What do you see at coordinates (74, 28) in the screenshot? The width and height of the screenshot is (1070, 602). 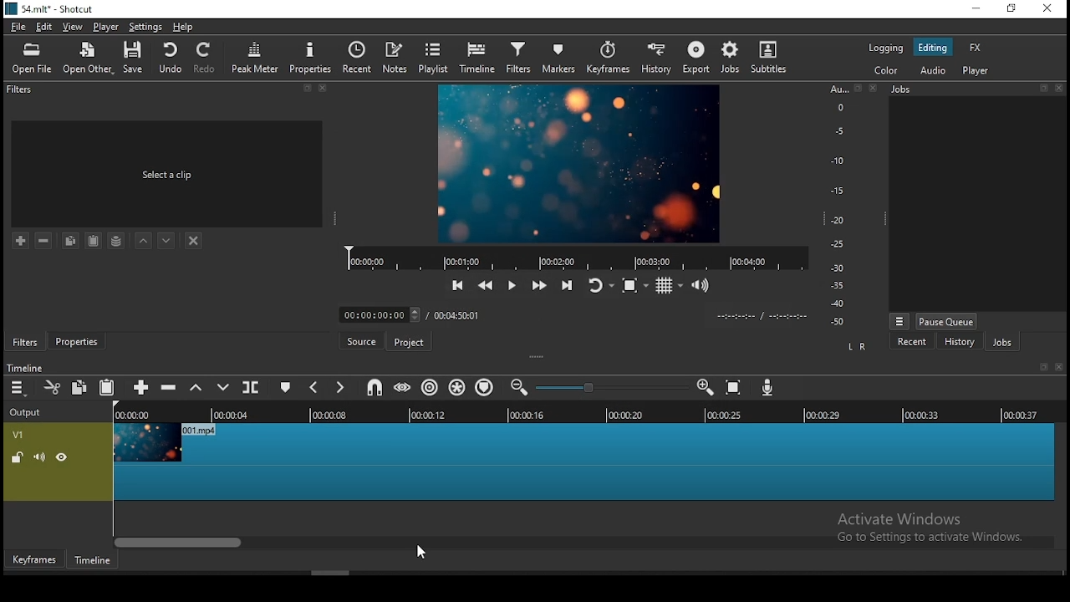 I see `view` at bounding box center [74, 28].